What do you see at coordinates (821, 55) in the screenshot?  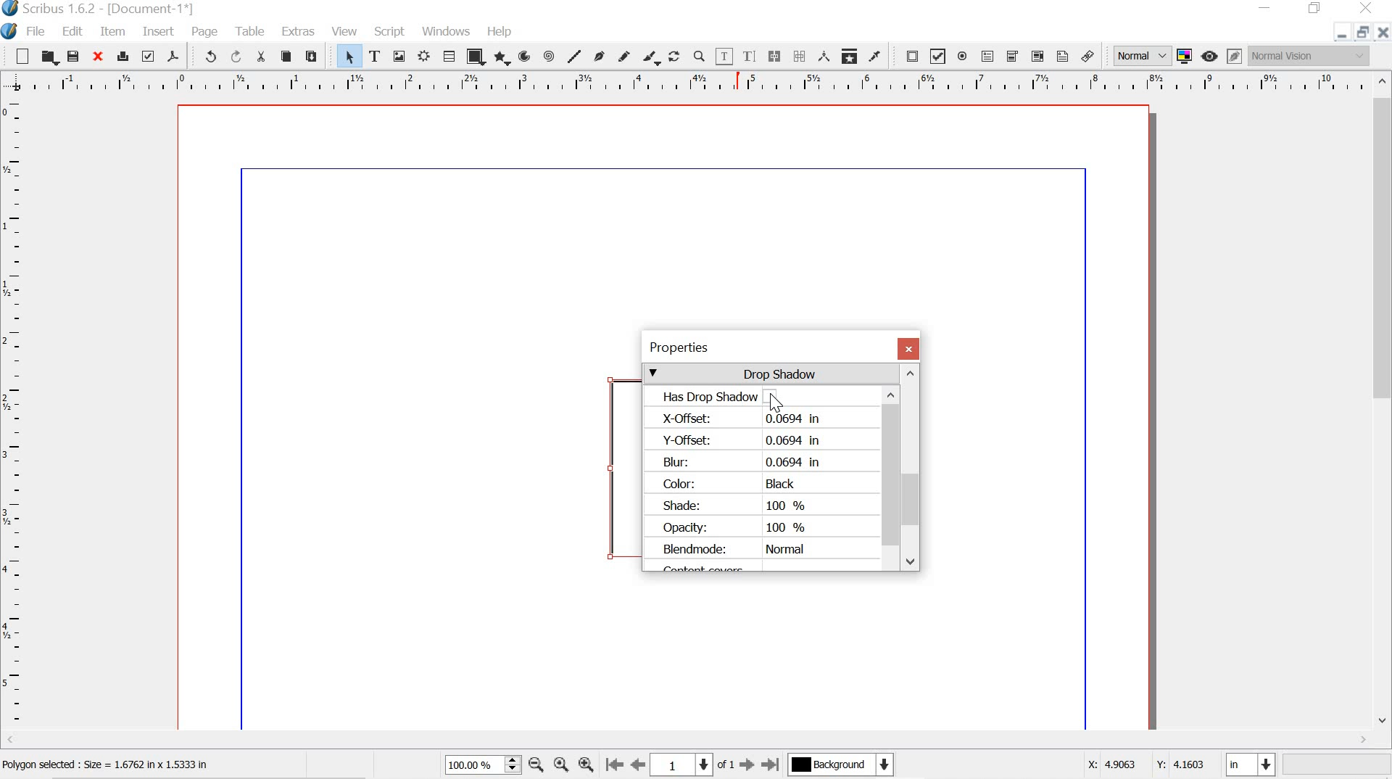 I see `measurements` at bounding box center [821, 55].